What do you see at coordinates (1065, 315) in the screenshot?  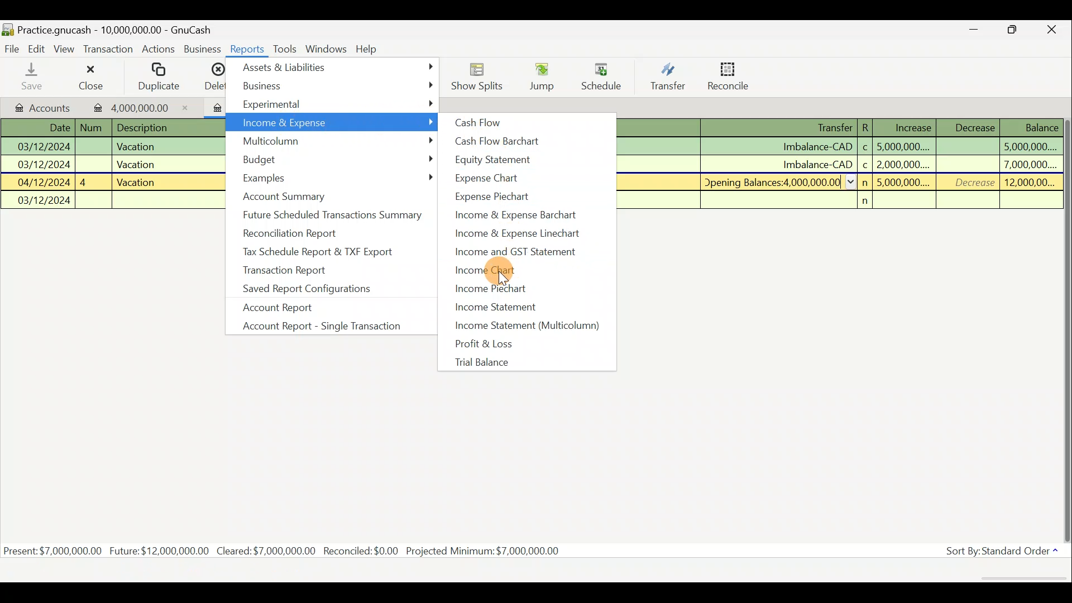 I see `Scroll bar` at bounding box center [1065, 315].